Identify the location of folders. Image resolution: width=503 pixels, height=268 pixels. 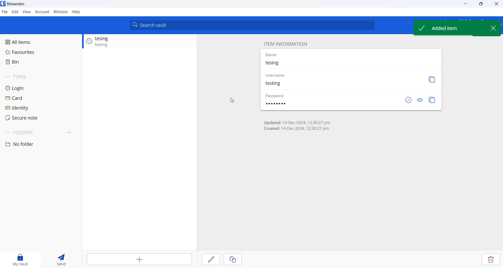
(32, 133).